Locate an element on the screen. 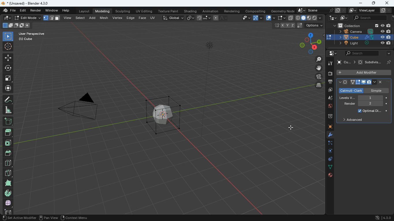  shapes is located at coordinates (16, 25).